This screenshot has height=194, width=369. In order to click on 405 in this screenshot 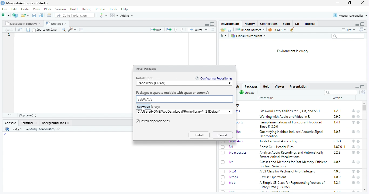, I will do `click(337, 162)`.